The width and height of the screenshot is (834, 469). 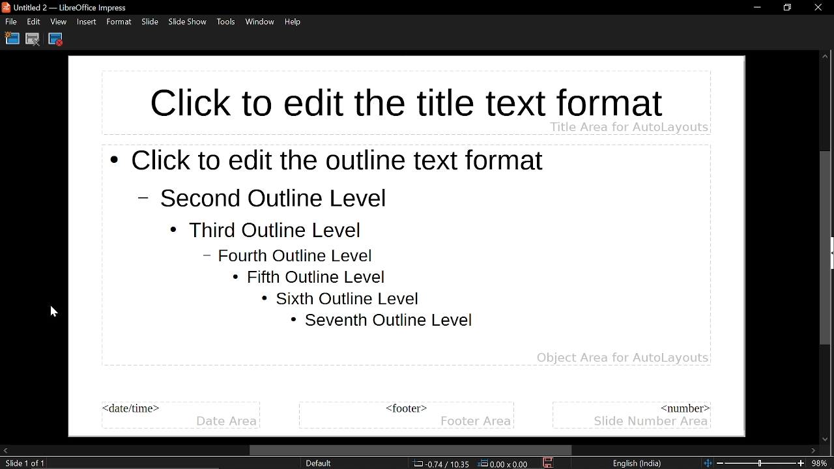 I want to click on current zoom, so click(x=822, y=464).